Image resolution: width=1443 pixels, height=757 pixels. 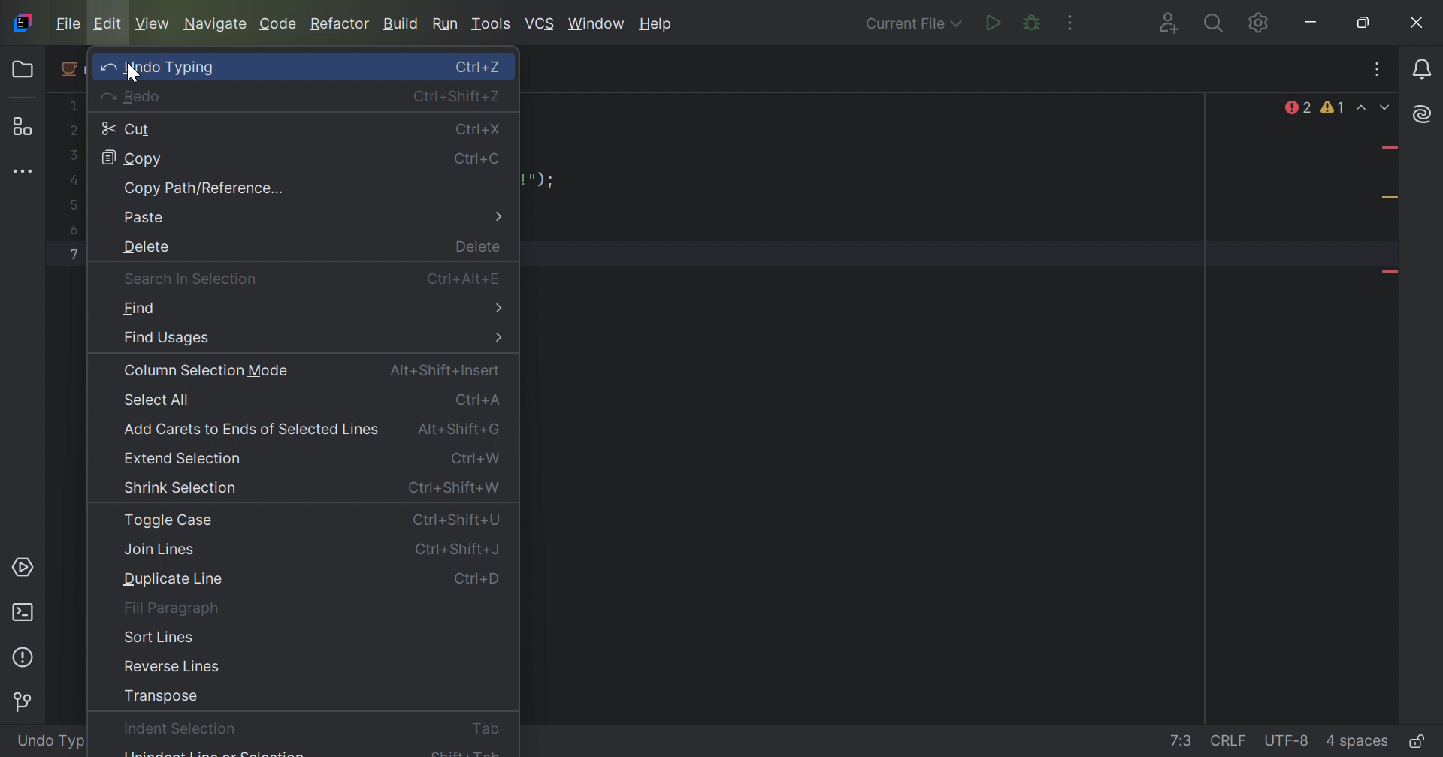 What do you see at coordinates (21, 126) in the screenshot?
I see `Structure` at bounding box center [21, 126].